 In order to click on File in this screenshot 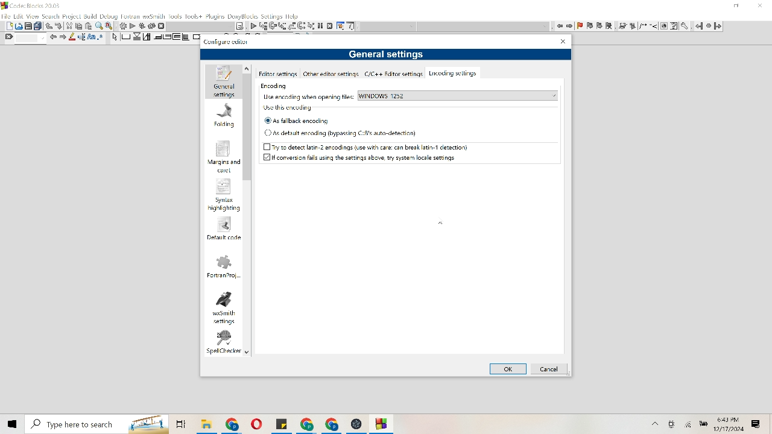, I will do `click(306, 424)`.